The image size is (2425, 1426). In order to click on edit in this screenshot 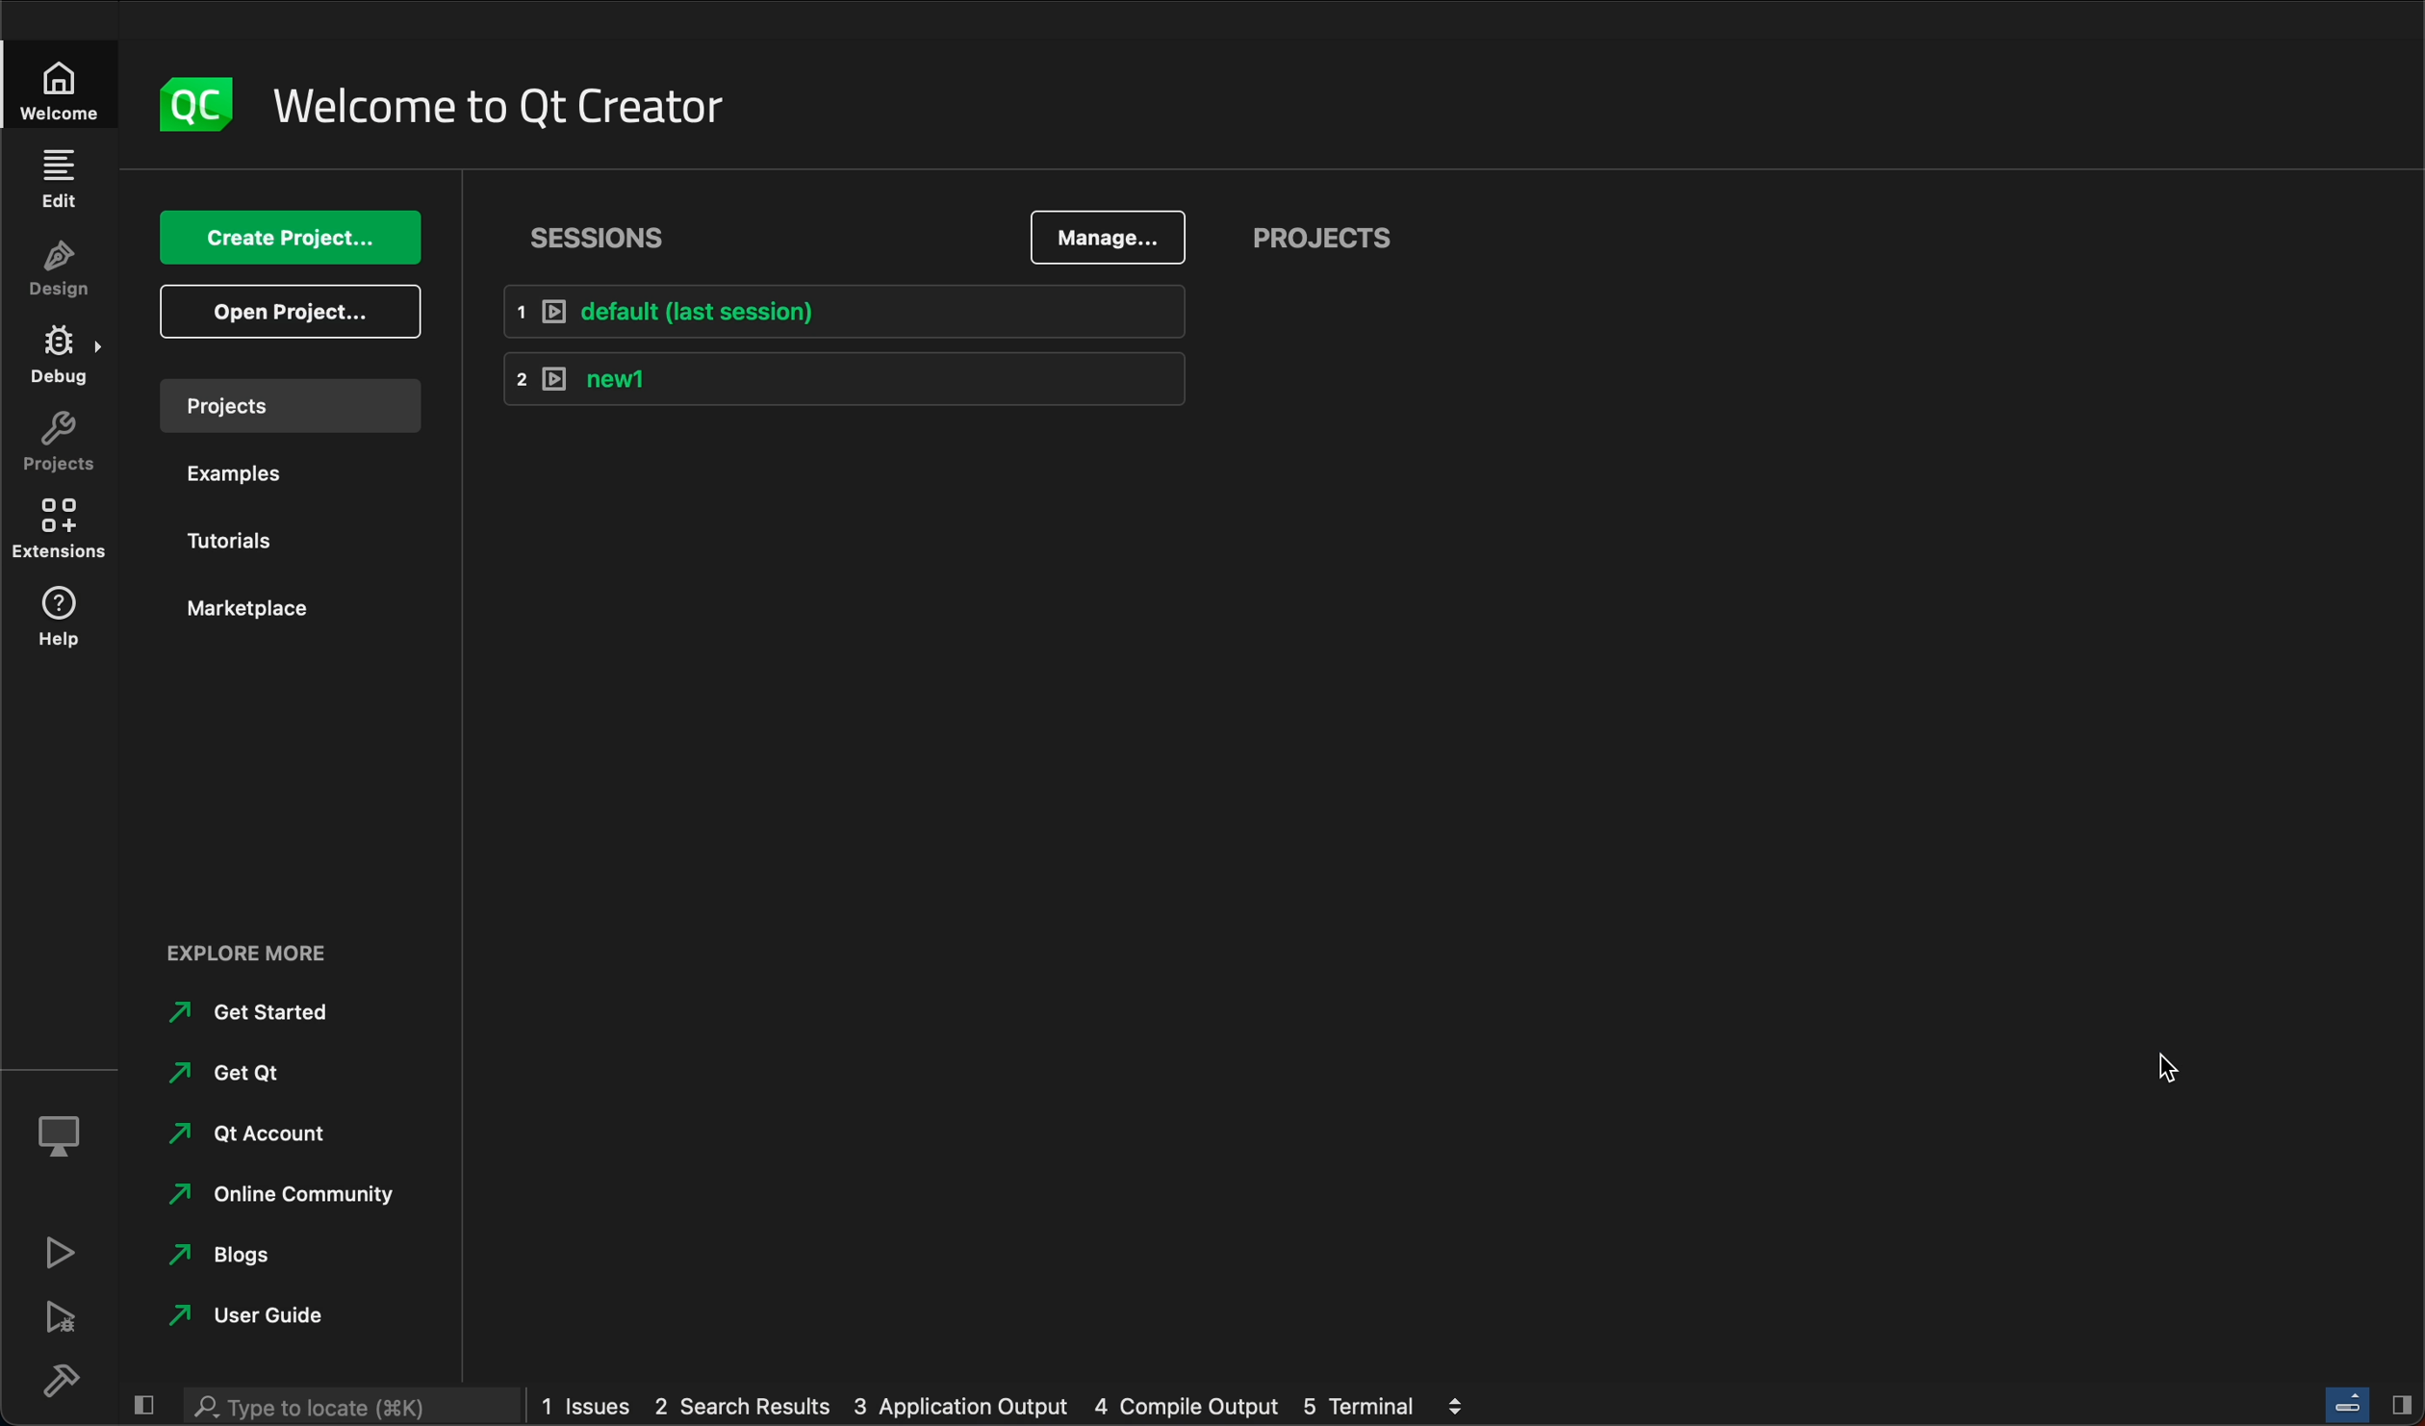, I will do `click(60, 178)`.